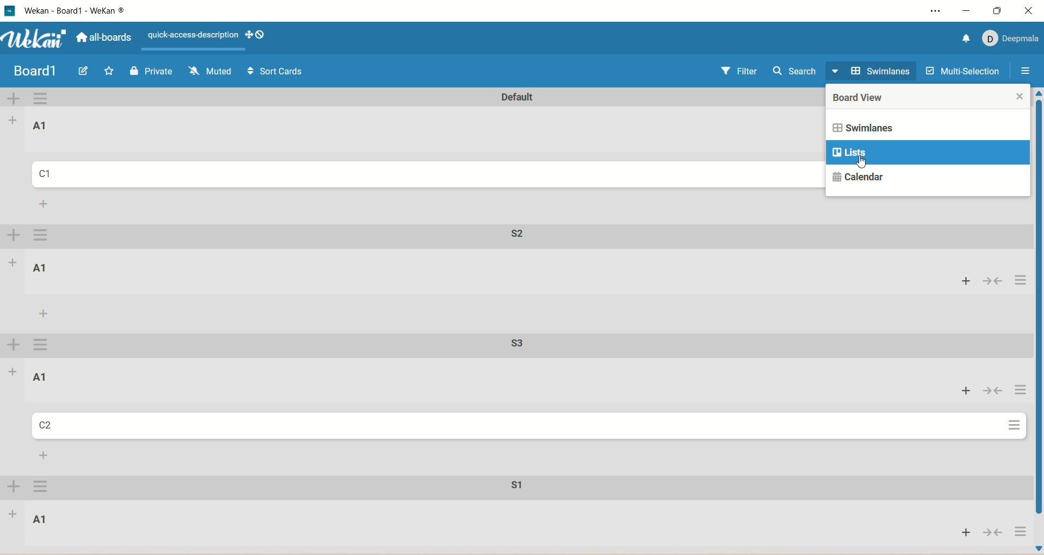 The width and height of the screenshot is (1044, 555). I want to click on add, so click(14, 262).